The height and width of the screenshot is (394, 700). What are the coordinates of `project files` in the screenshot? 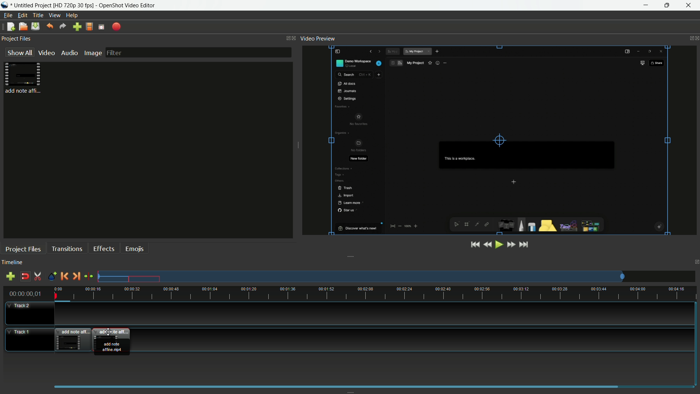 It's located at (23, 249).